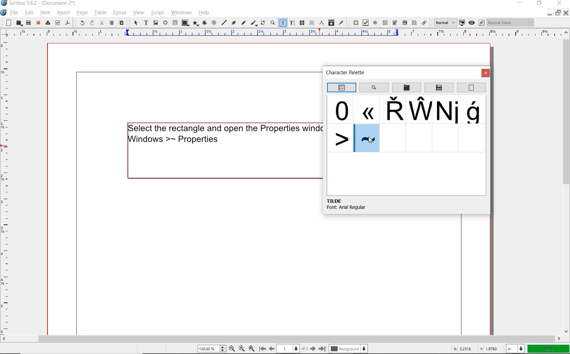 The image size is (570, 354). What do you see at coordinates (214, 22) in the screenshot?
I see `spiral` at bounding box center [214, 22].